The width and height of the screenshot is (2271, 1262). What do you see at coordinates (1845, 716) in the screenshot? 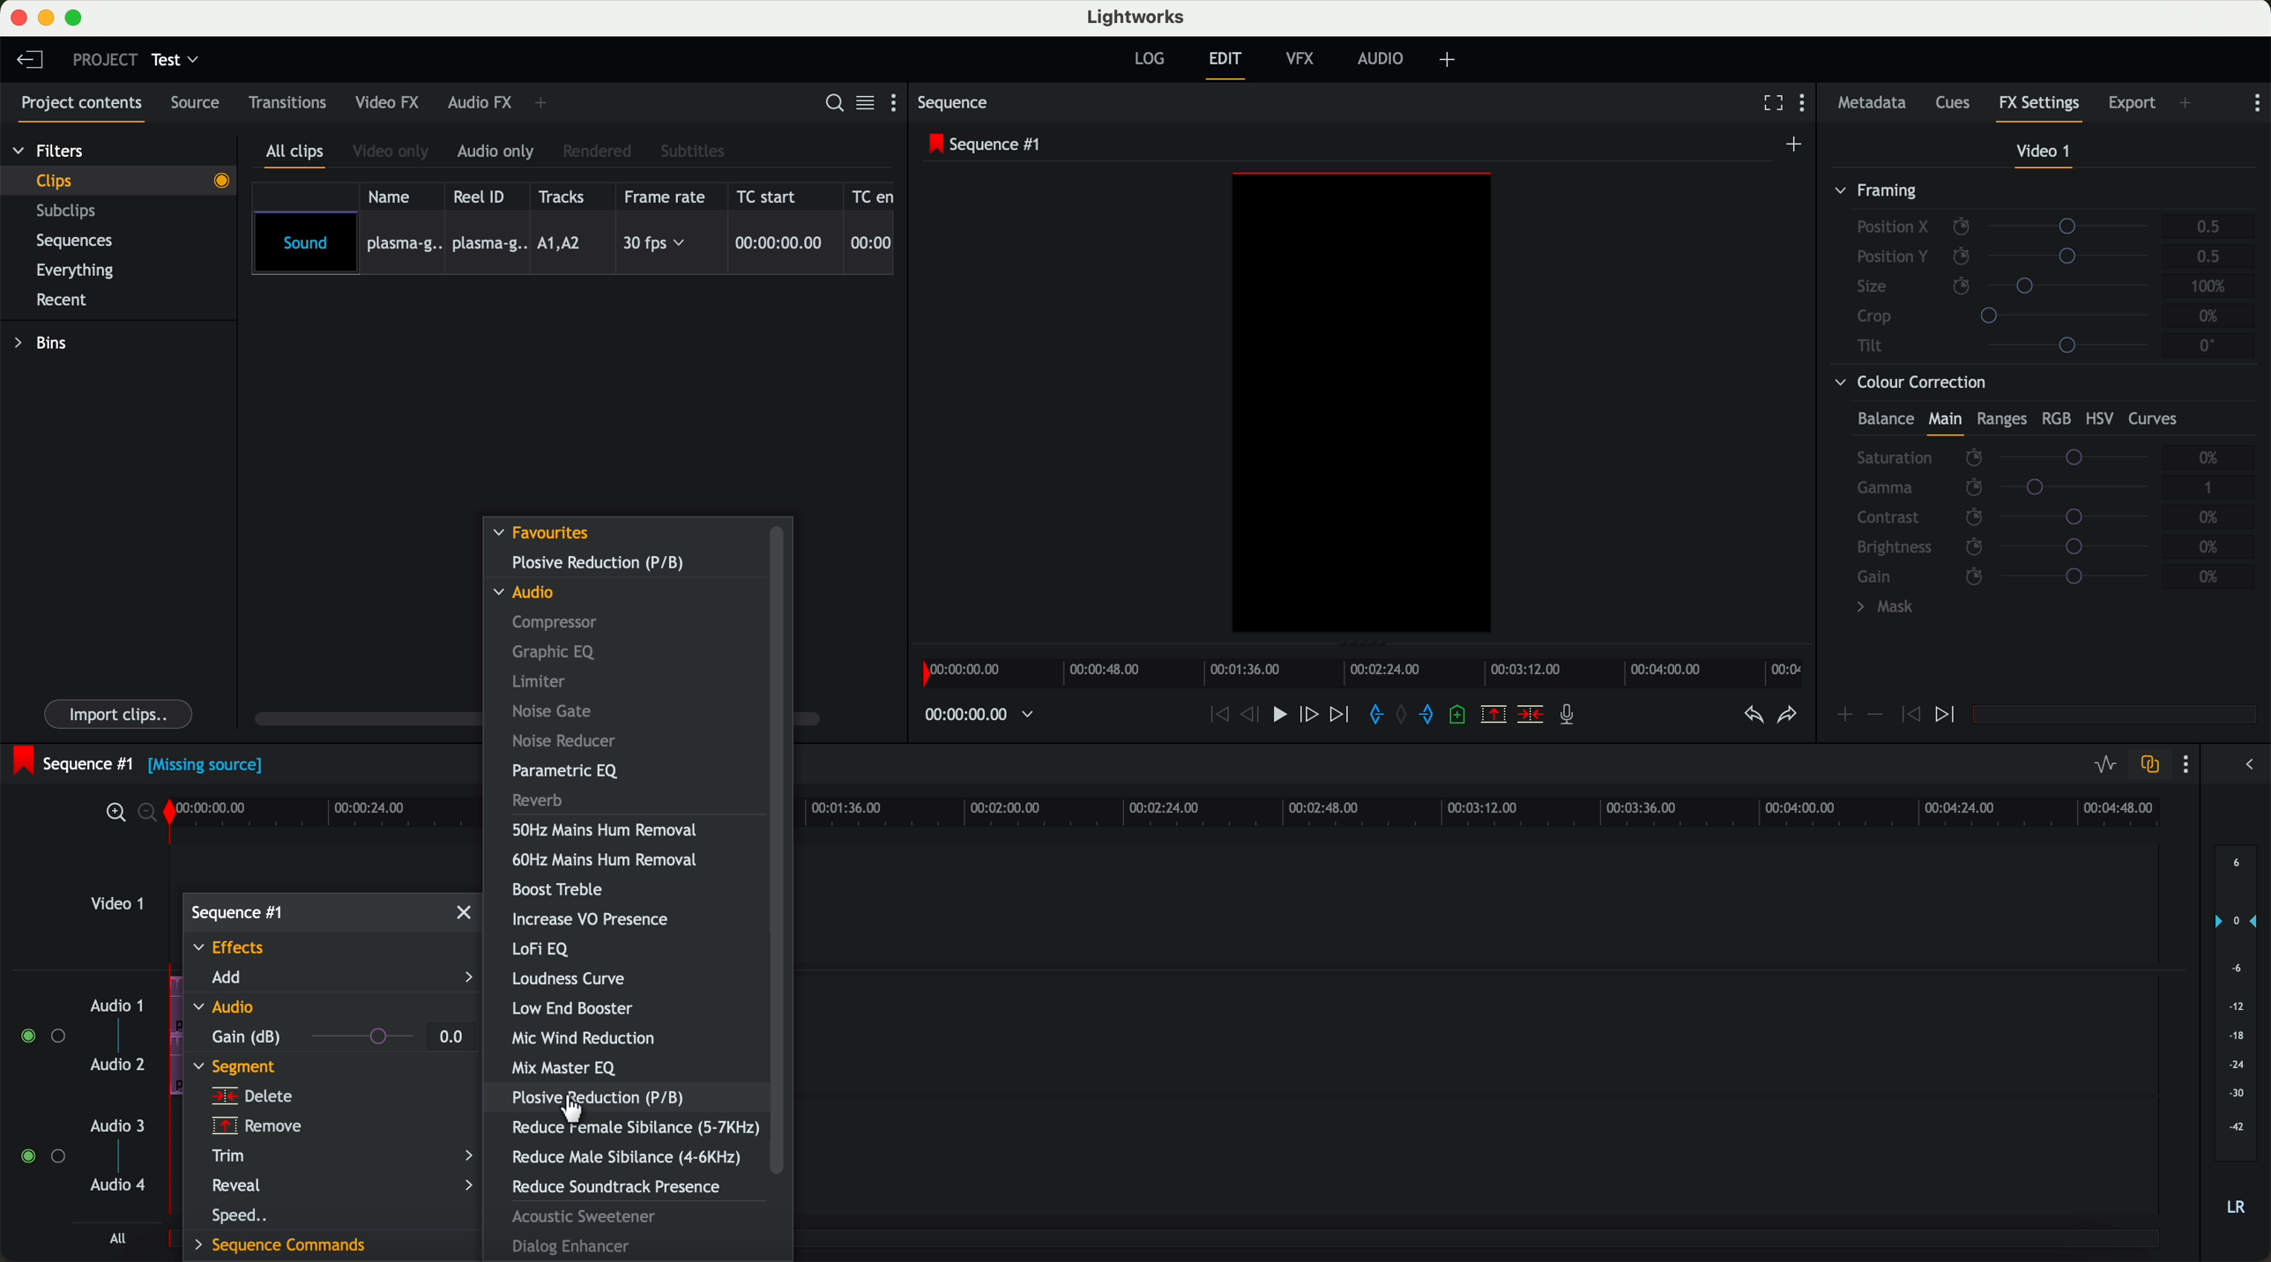
I see `add keyframe at the current position` at bounding box center [1845, 716].